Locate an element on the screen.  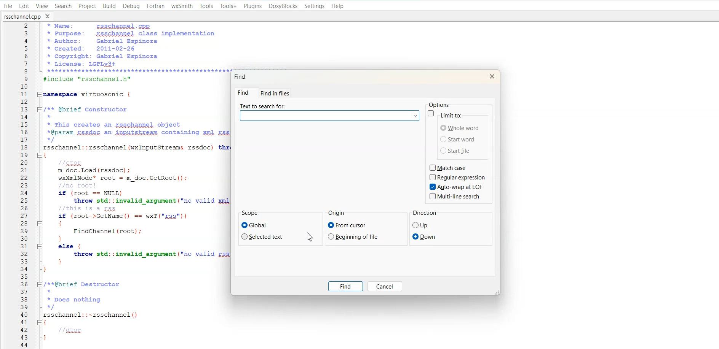
Collapse is located at coordinates (41, 94).